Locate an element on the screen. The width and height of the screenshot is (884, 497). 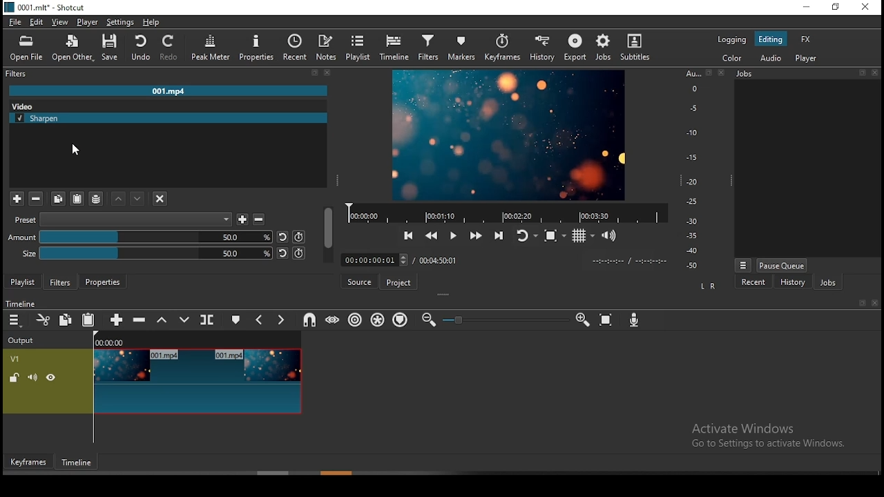
scale is located at coordinates (695, 170).